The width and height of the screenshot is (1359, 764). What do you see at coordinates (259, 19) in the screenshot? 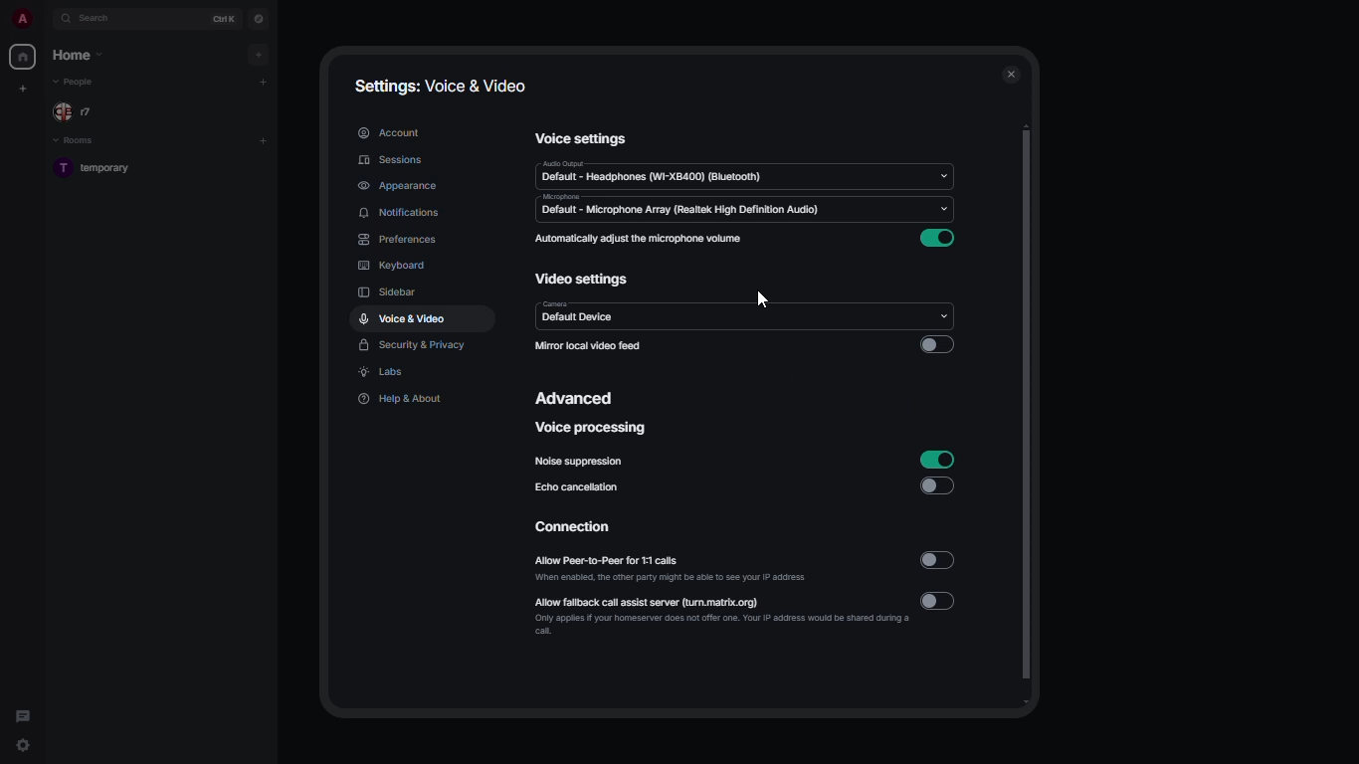
I see `navigator` at bounding box center [259, 19].